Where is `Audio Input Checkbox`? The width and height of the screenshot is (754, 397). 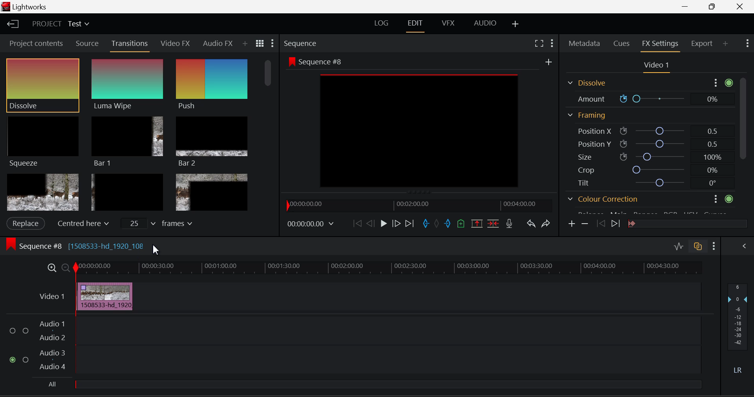
Audio Input Checkbox is located at coordinates (12, 359).